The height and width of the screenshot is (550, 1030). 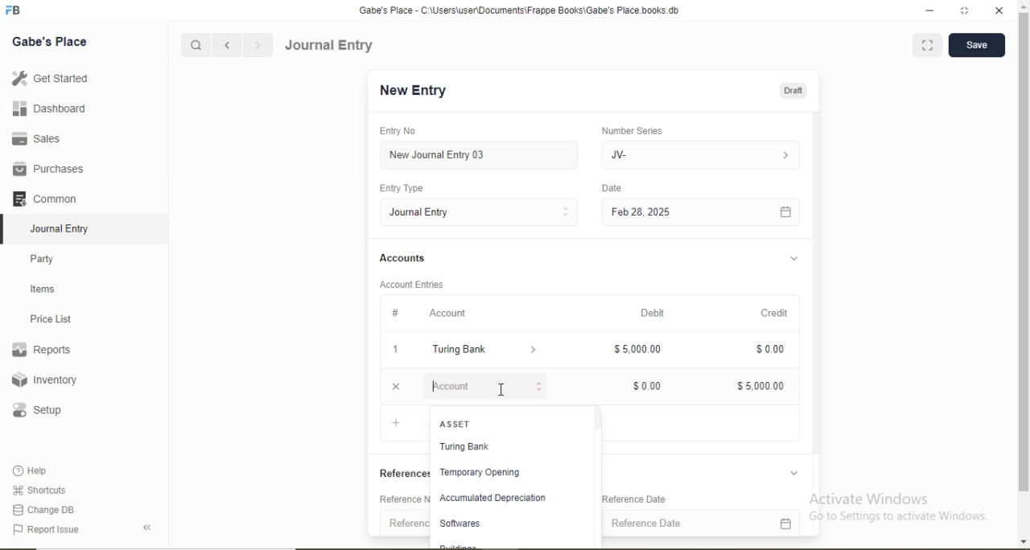 What do you see at coordinates (405, 188) in the screenshot?
I see `Entry Type` at bounding box center [405, 188].